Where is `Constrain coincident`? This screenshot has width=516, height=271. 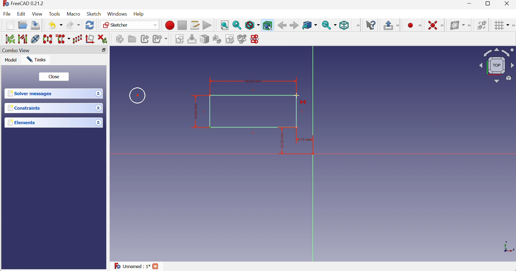
Constrain coincident is located at coordinates (432, 25).